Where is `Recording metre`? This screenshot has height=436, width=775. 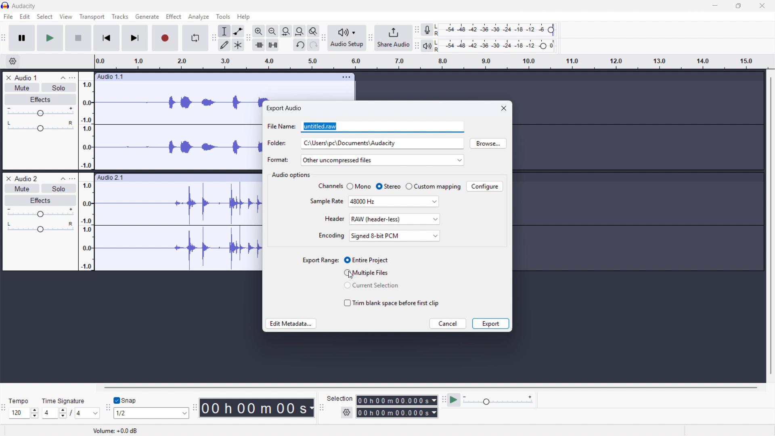 Recording metre is located at coordinates (427, 30).